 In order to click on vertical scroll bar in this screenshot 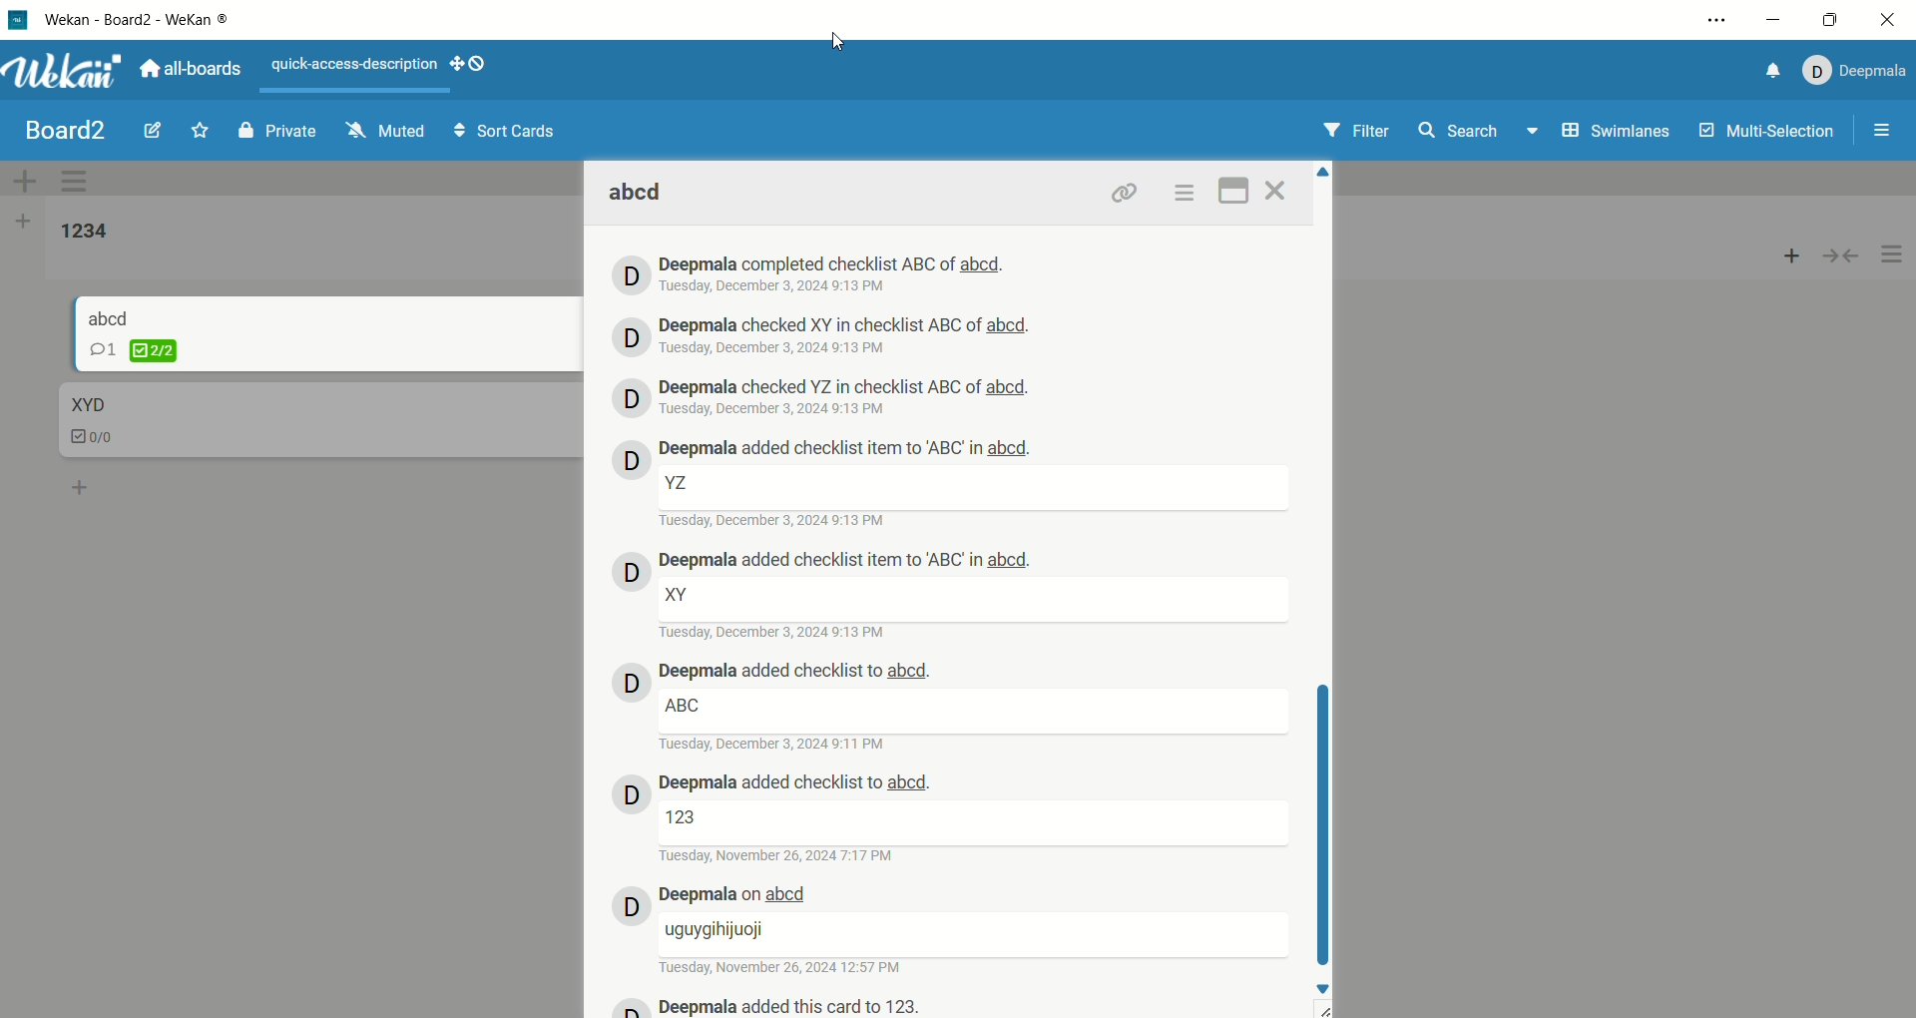, I will do `click(1325, 820)`.